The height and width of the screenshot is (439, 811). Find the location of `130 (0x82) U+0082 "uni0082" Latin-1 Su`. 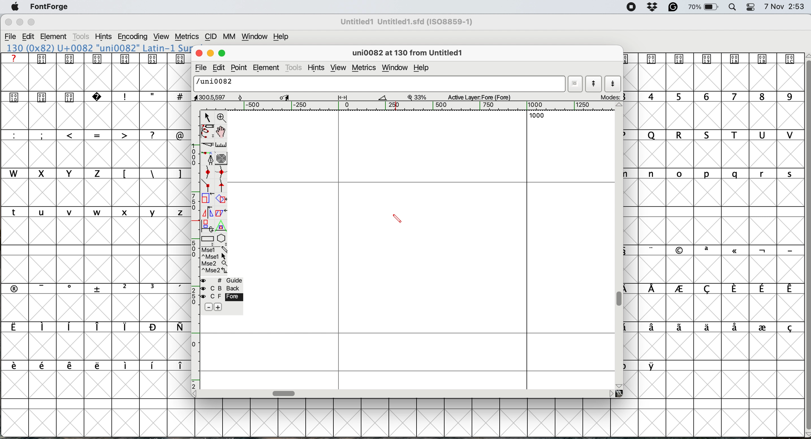

130 (0x82) U+0082 "uni0082" Latin-1 Su is located at coordinates (98, 47).